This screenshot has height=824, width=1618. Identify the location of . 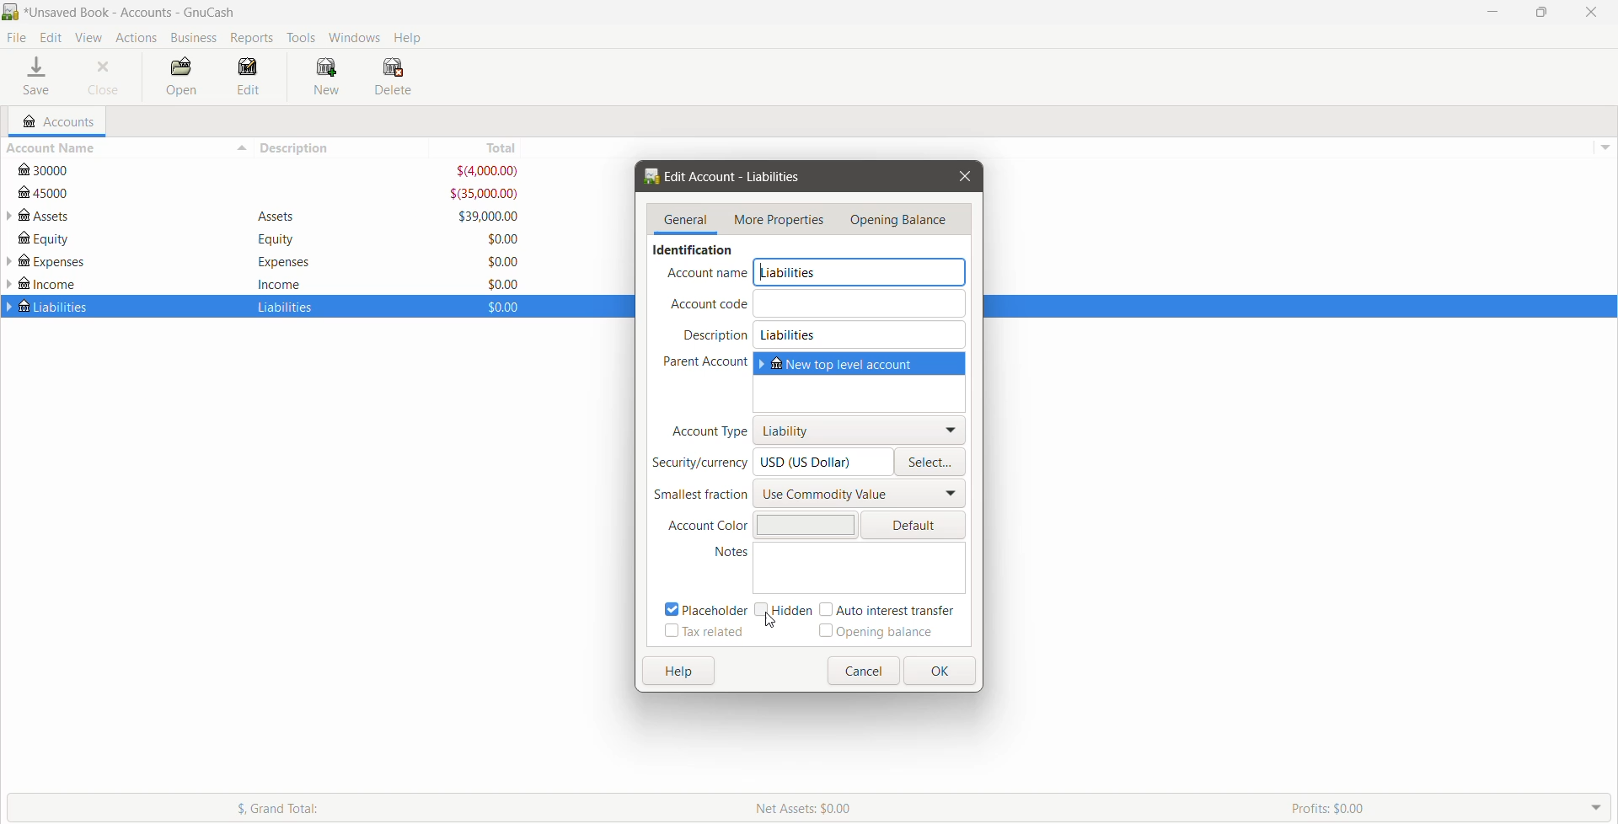
(697, 250).